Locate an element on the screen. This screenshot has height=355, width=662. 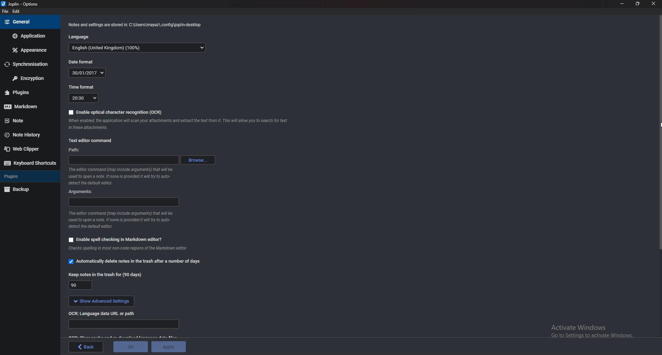
notes and settings Info is located at coordinates (136, 25).